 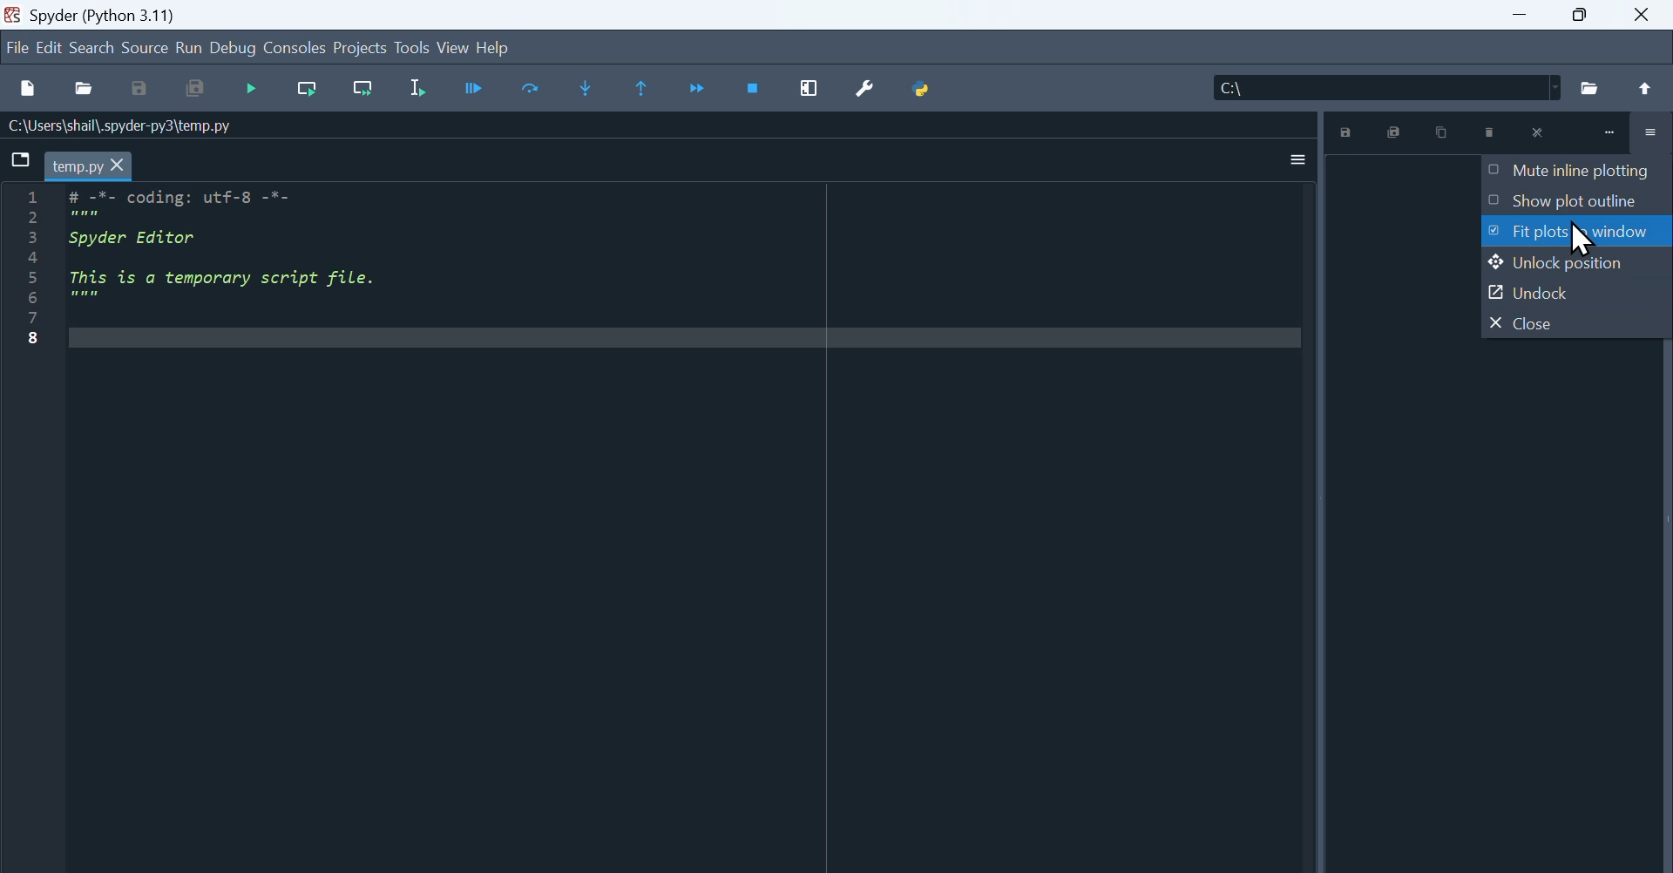 What do you see at coordinates (145, 47) in the screenshot?
I see `Sources` at bounding box center [145, 47].